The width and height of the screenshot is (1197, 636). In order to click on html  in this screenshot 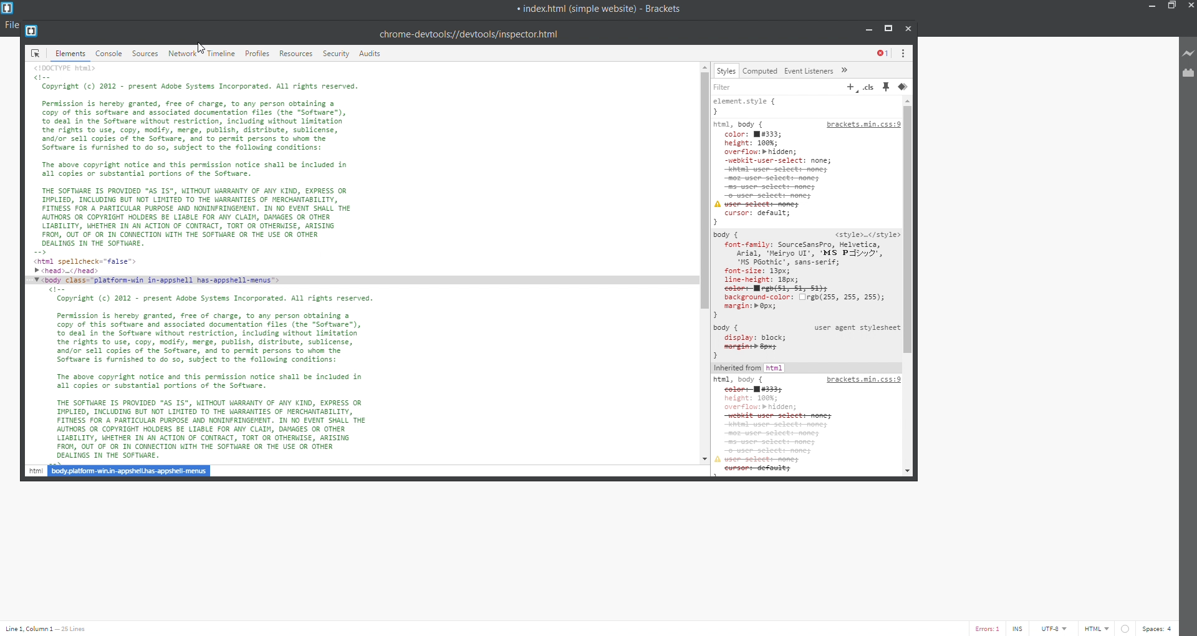, I will do `click(34, 471)`.